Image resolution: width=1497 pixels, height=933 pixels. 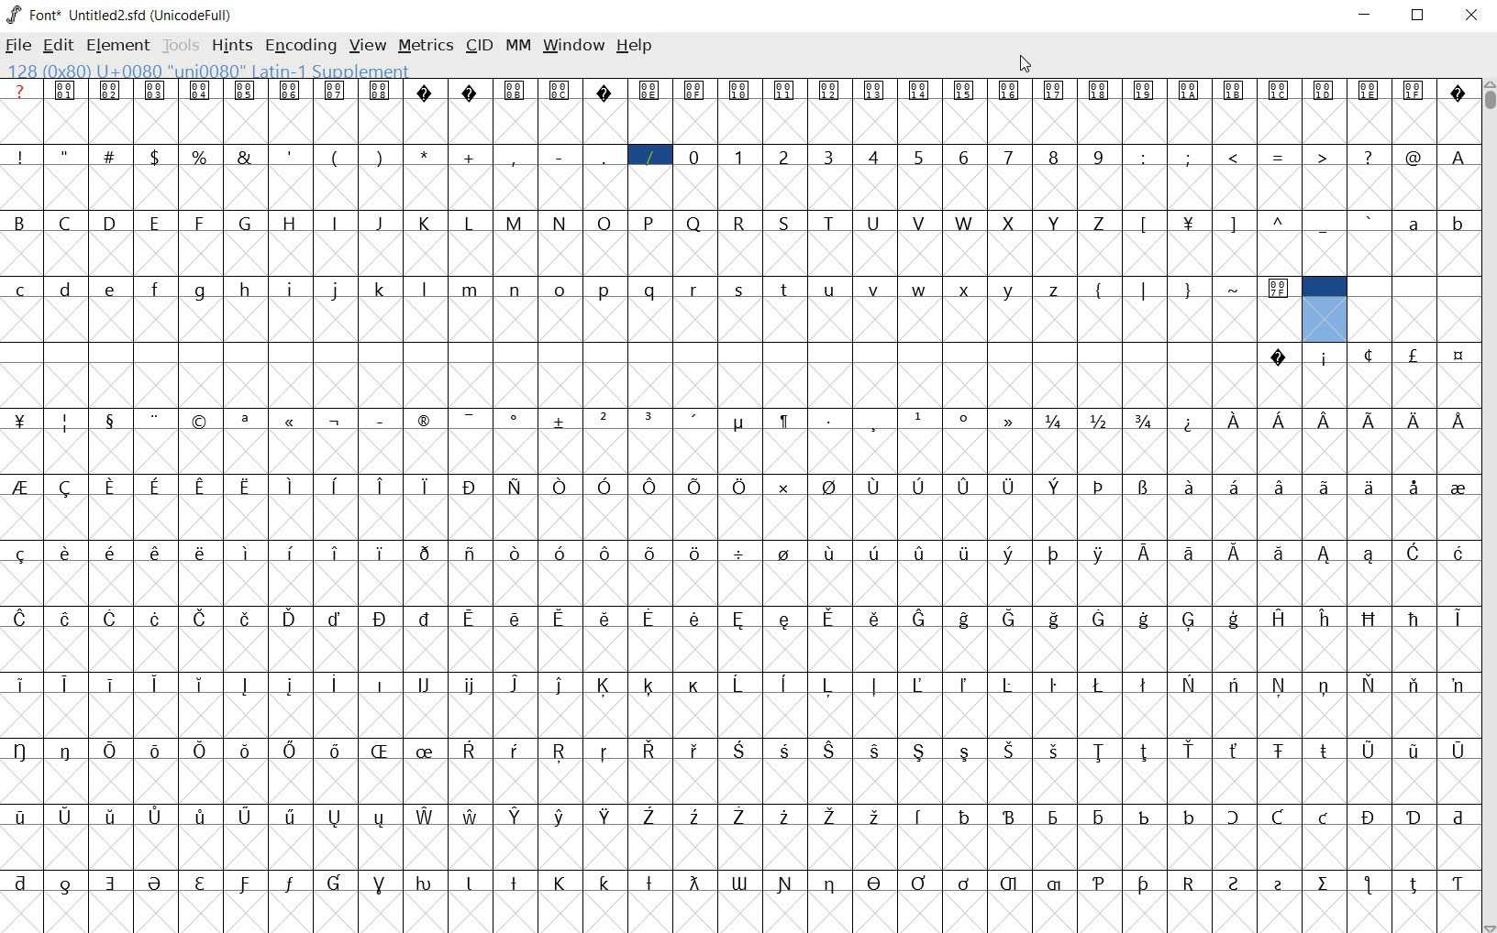 What do you see at coordinates (653, 618) in the screenshot?
I see `Symbol` at bounding box center [653, 618].